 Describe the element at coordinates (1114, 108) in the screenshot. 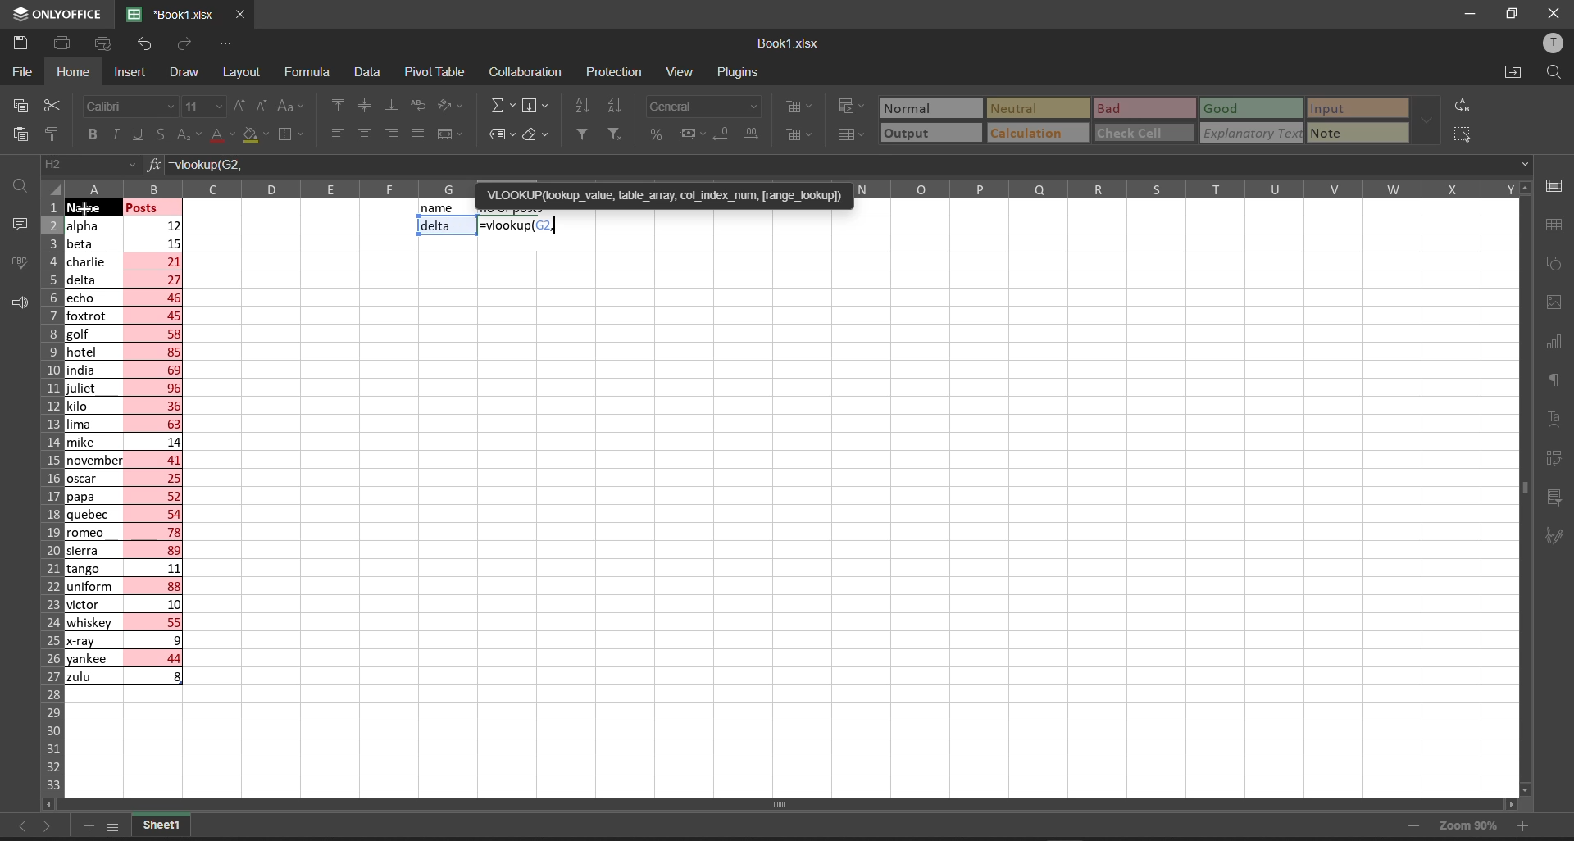

I see `Bad` at that location.